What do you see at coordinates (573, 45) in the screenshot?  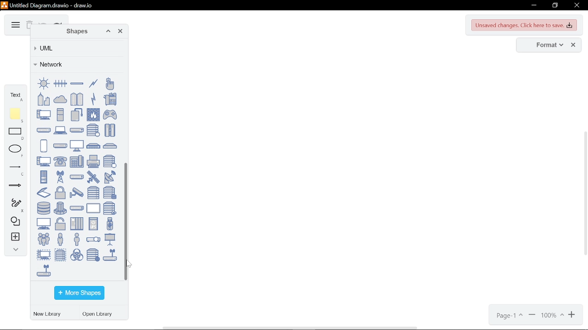 I see `close` at bounding box center [573, 45].